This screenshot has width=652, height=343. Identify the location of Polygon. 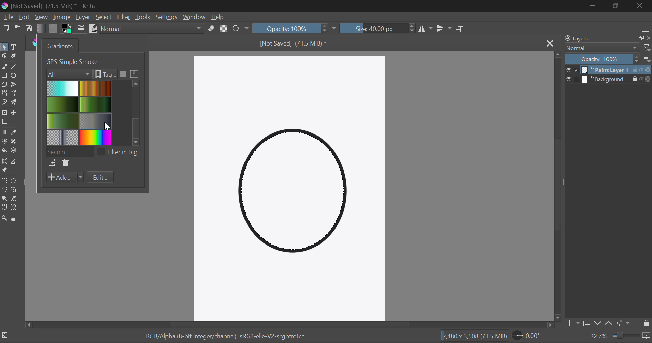
(5, 85).